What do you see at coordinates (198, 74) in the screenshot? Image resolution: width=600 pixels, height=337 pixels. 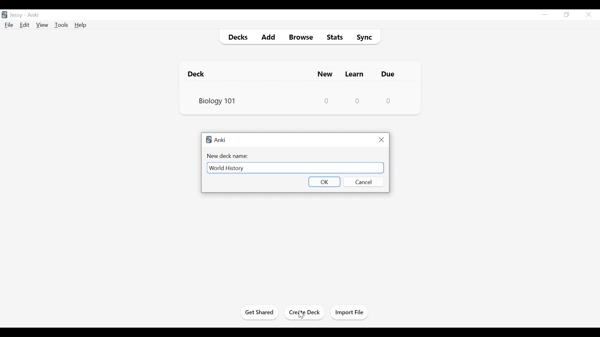 I see `Deck` at bounding box center [198, 74].